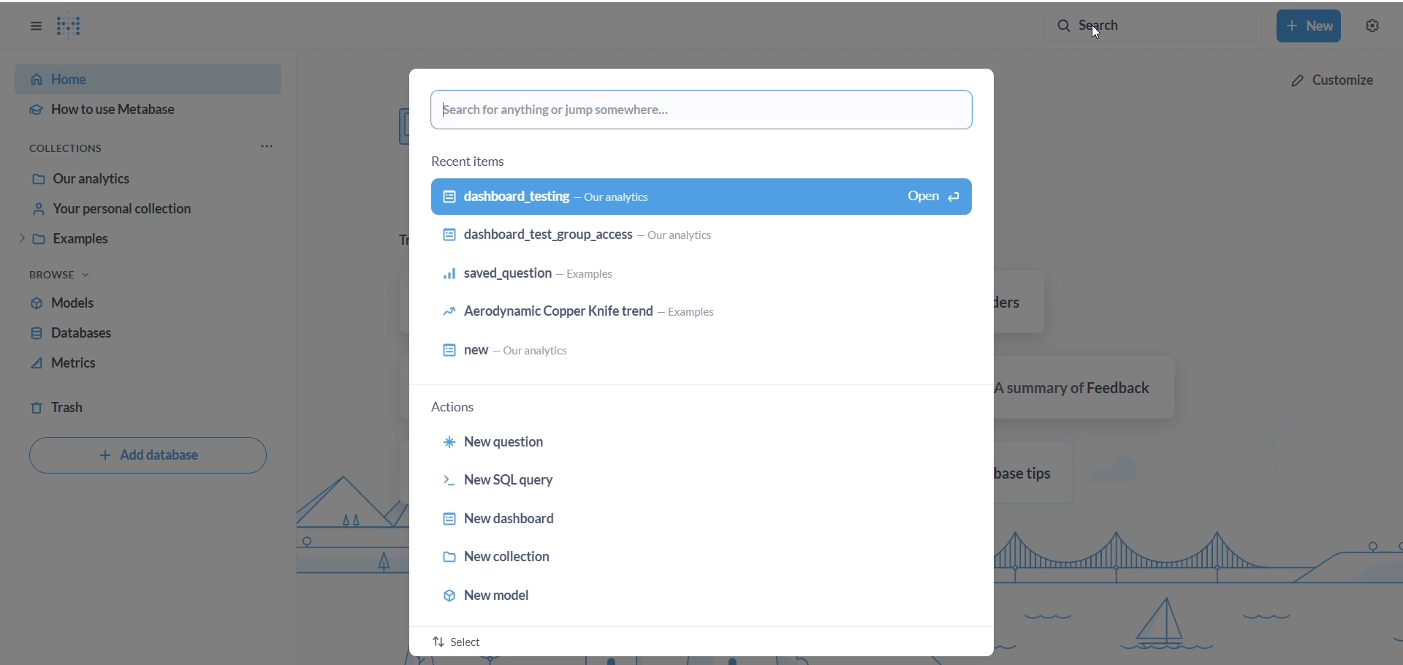 The image size is (1403, 665). I want to click on Aerodynamic Coppper Knife trend-Examples, so click(690, 316).